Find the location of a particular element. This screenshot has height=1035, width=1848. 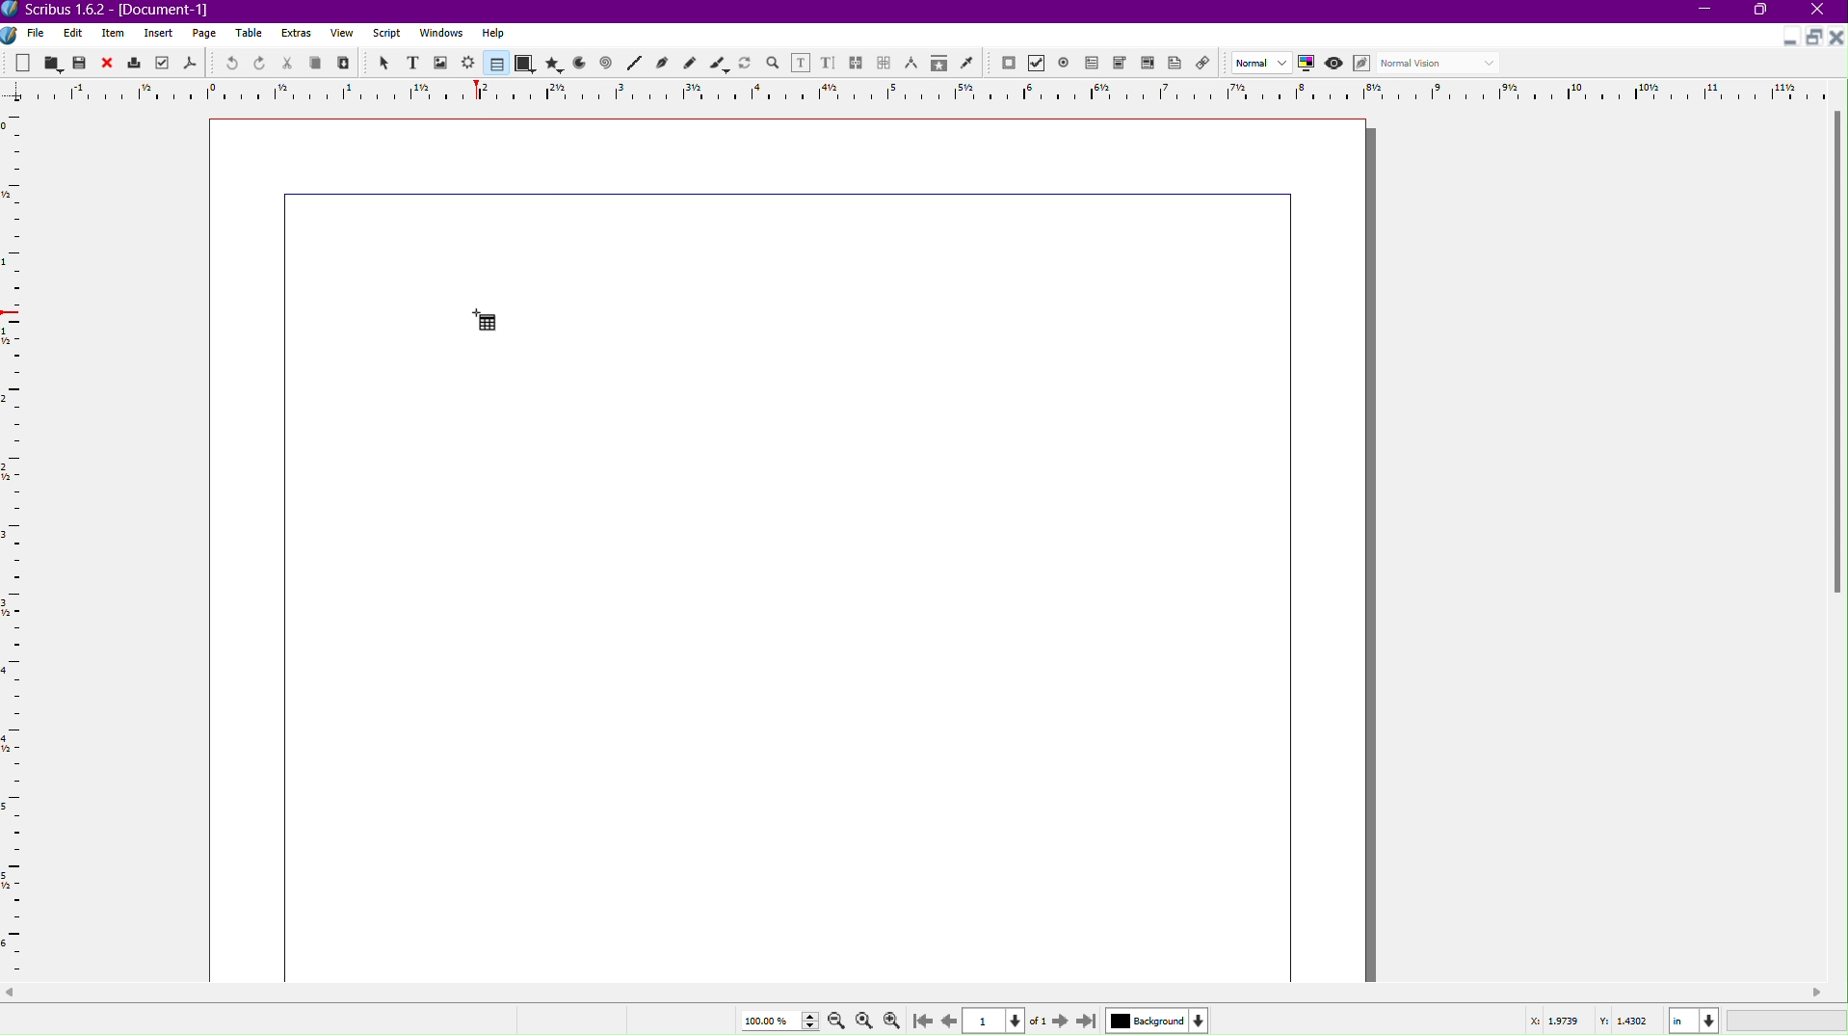

View is located at coordinates (341, 37).